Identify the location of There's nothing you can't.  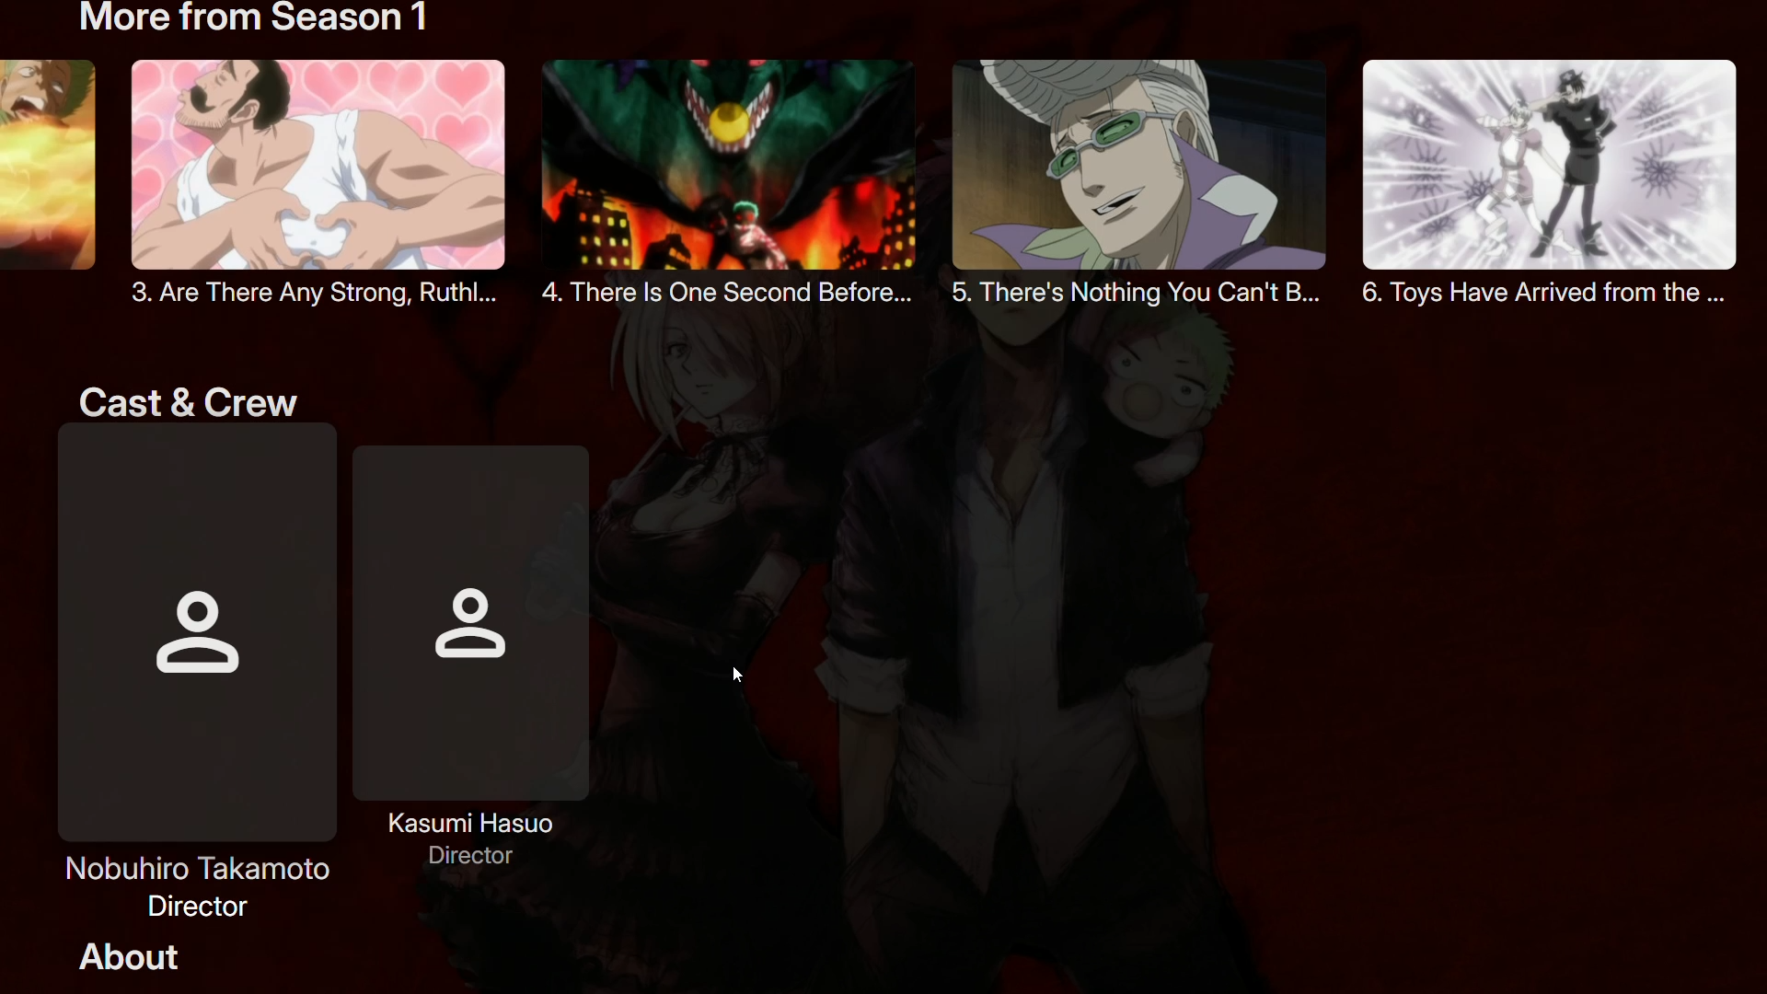
(1149, 181).